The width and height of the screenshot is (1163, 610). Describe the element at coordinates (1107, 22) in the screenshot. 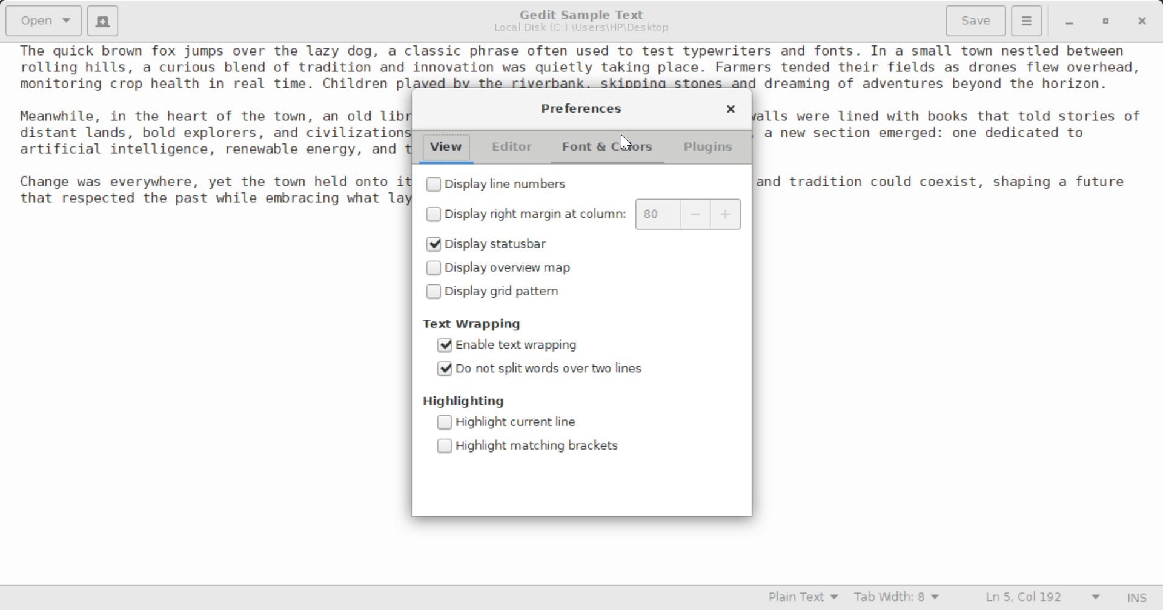

I see `Minimize` at that location.